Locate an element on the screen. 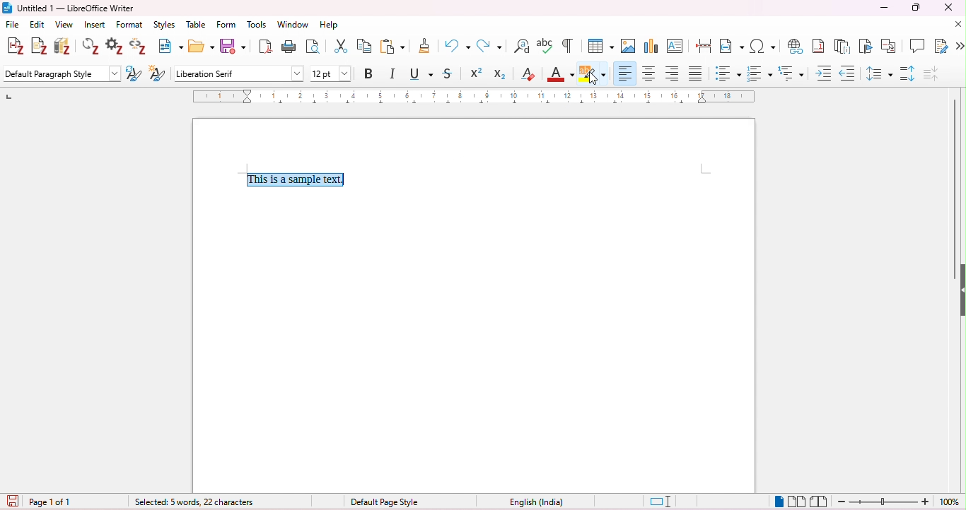  font size is located at coordinates (332, 73).